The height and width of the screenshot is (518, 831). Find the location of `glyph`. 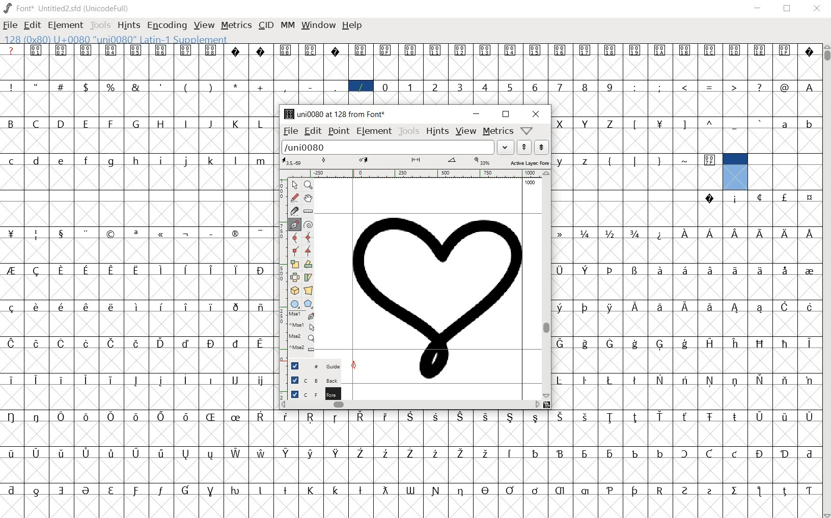

glyph is located at coordinates (11, 453).